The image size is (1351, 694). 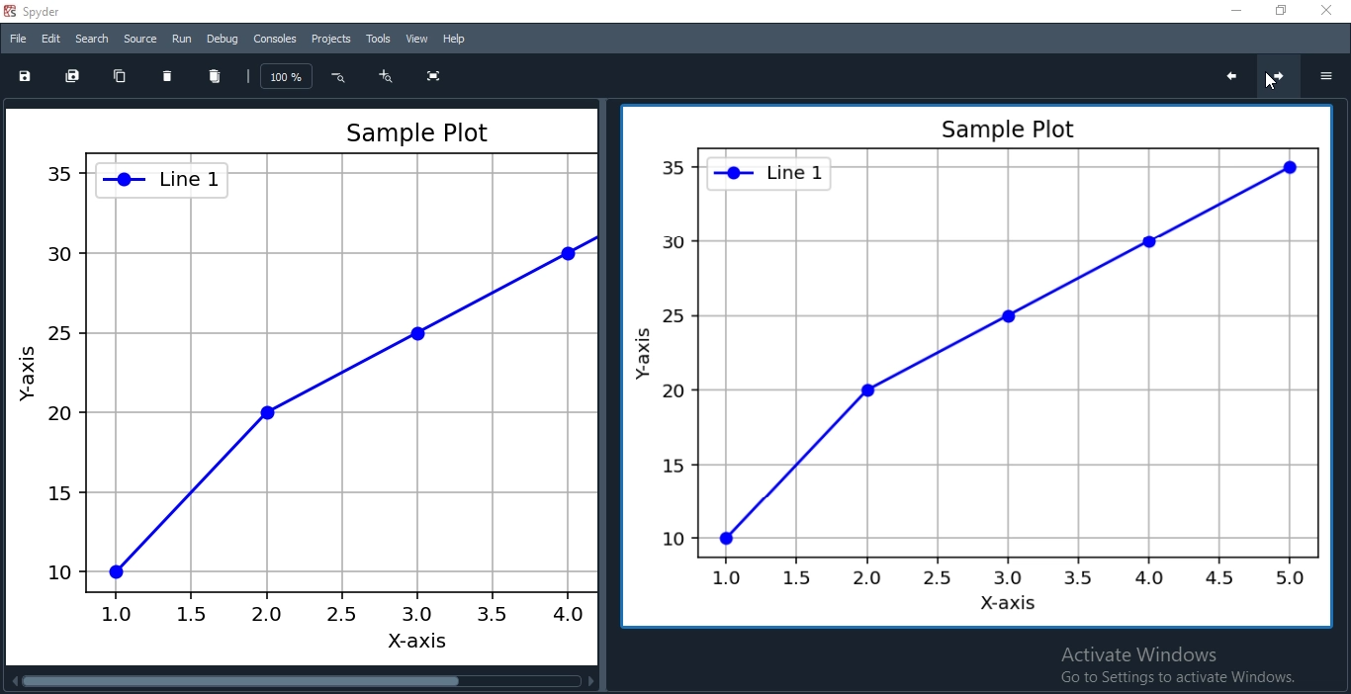 What do you see at coordinates (288, 76) in the screenshot?
I see `zoom` at bounding box center [288, 76].